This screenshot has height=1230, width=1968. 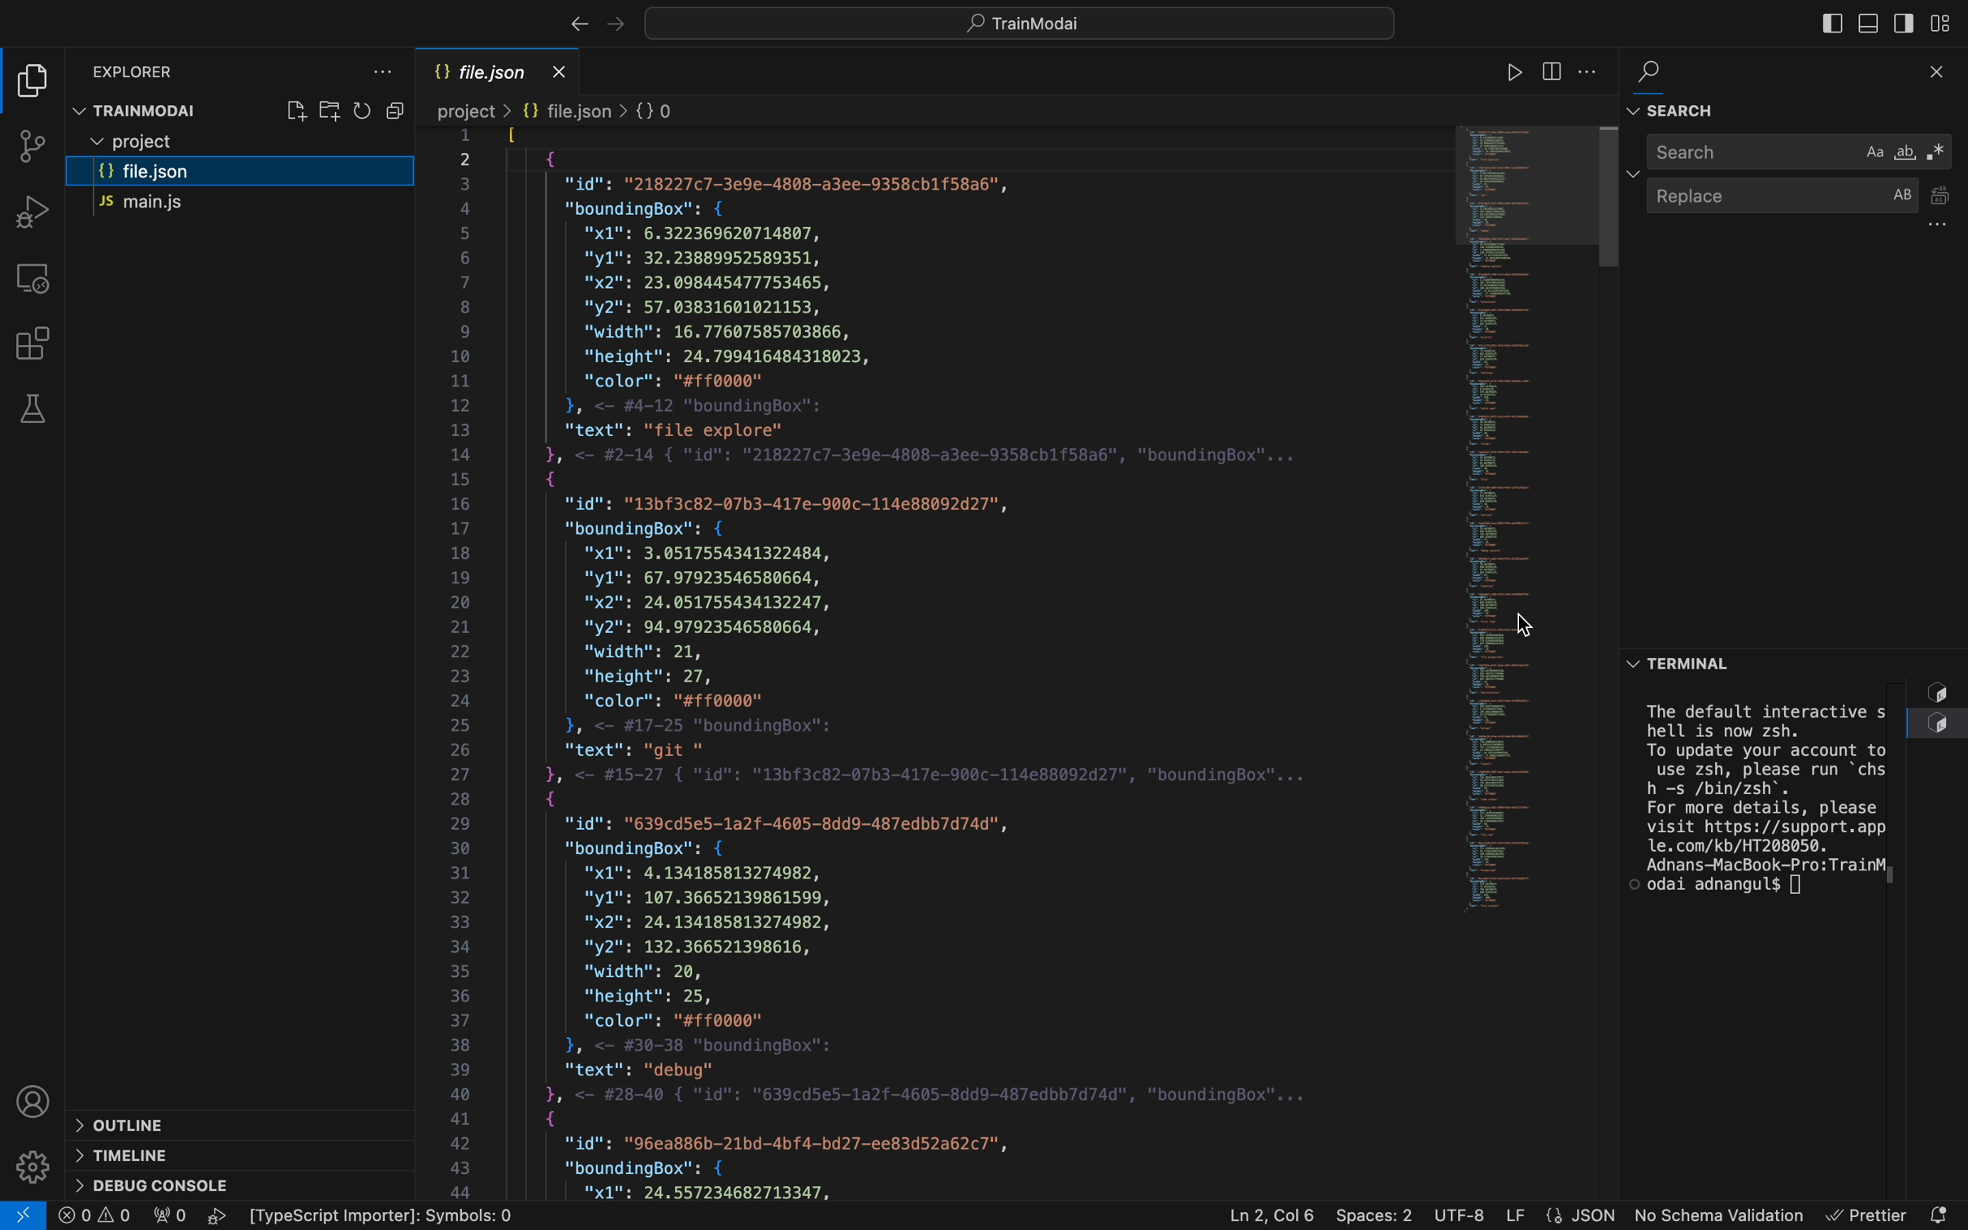 I want to click on toggle bar, so click(x=1821, y=25).